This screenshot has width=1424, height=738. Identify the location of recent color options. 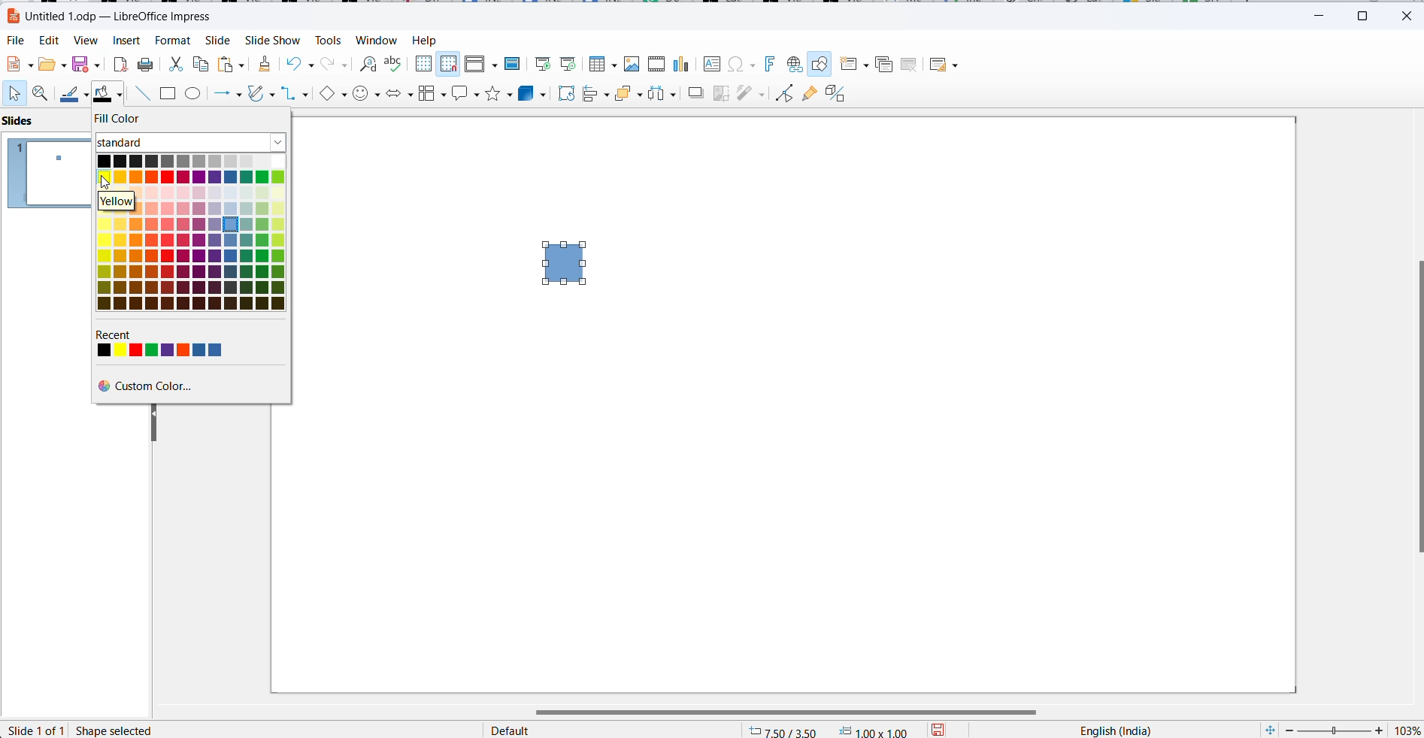
(170, 354).